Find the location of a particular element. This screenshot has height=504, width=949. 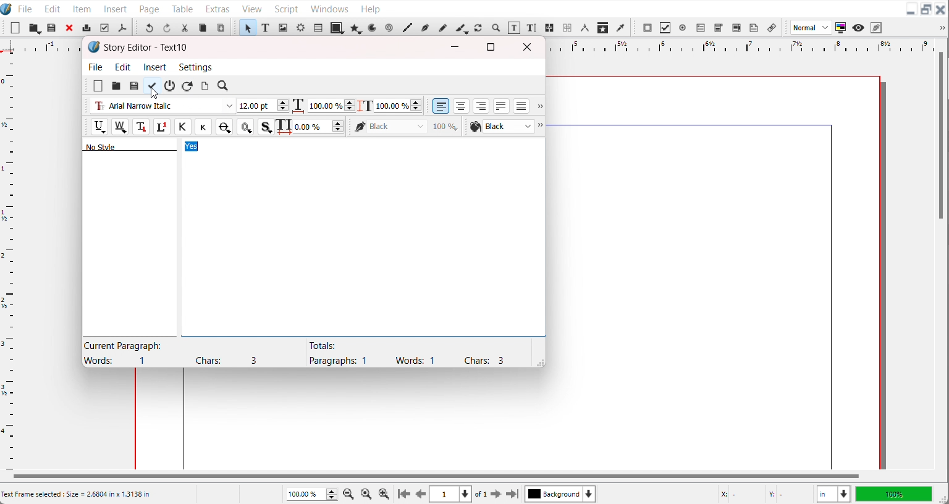

Image Frame is located at coordinates (283, 27).